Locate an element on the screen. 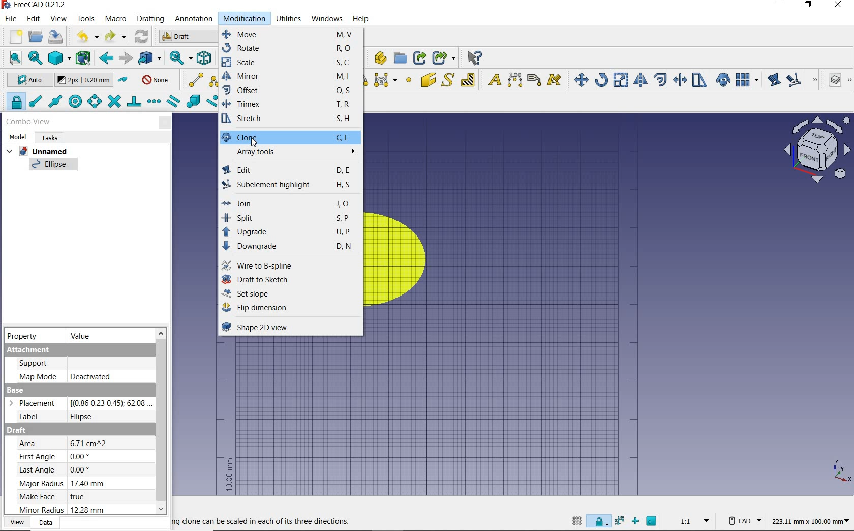 This screenshot has width=854, height=531. move is located at coordinates (290, 34).